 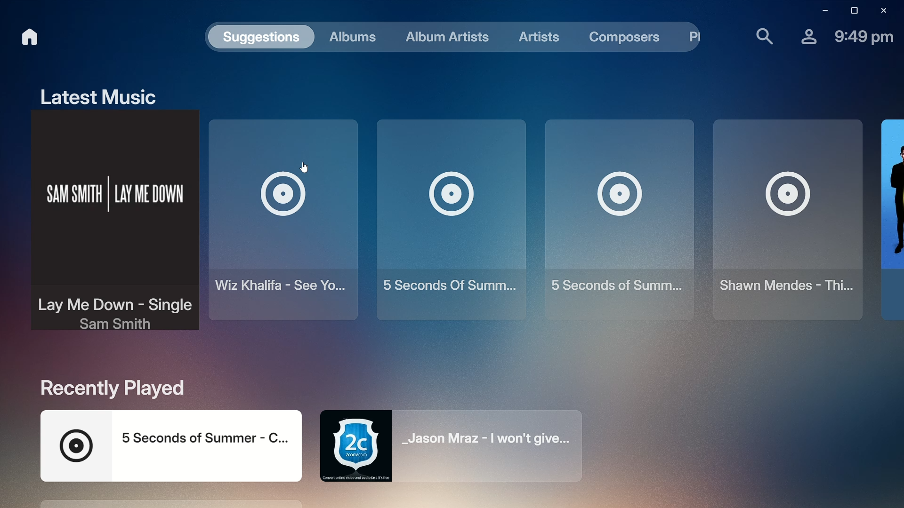 What do you see at coordinates (803, 35) in the screenshot?
I see `Account` at bounding box center [803, 35].